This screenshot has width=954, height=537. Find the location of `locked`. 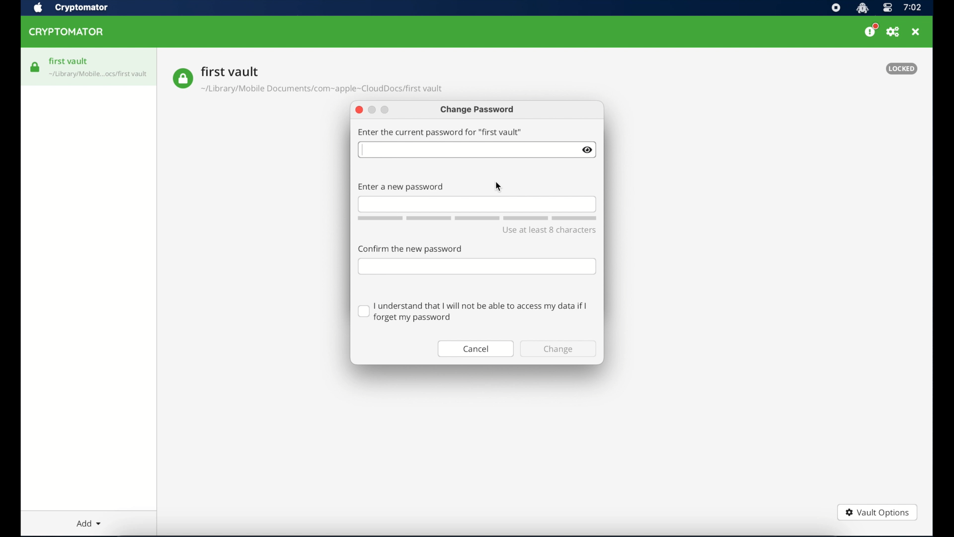

locked is located at coordinates (901, 69).